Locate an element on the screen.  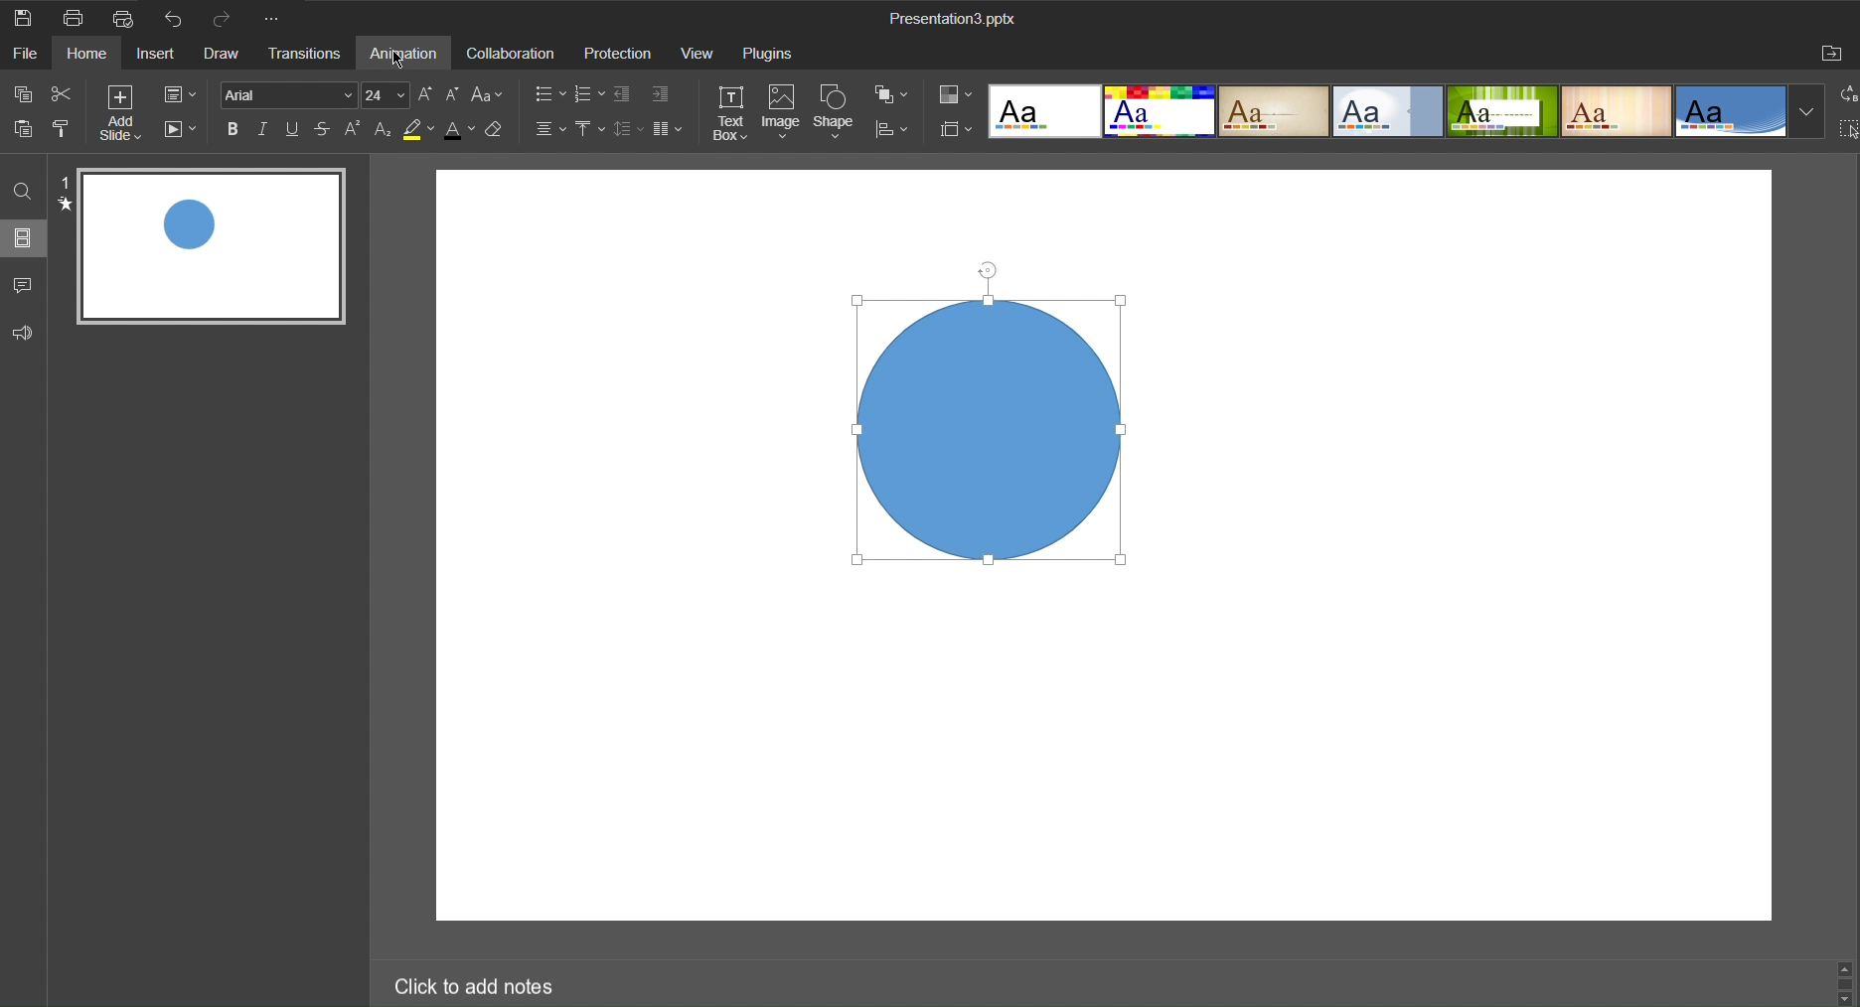
Comments is located at coordinates (25, 281).